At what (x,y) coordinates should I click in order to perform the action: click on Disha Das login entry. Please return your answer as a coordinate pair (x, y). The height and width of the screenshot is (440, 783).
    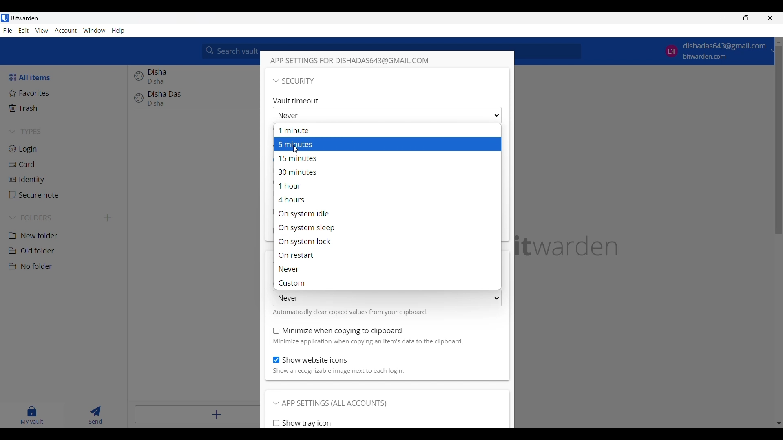
    Looking at the image, I should click on (195, 102).